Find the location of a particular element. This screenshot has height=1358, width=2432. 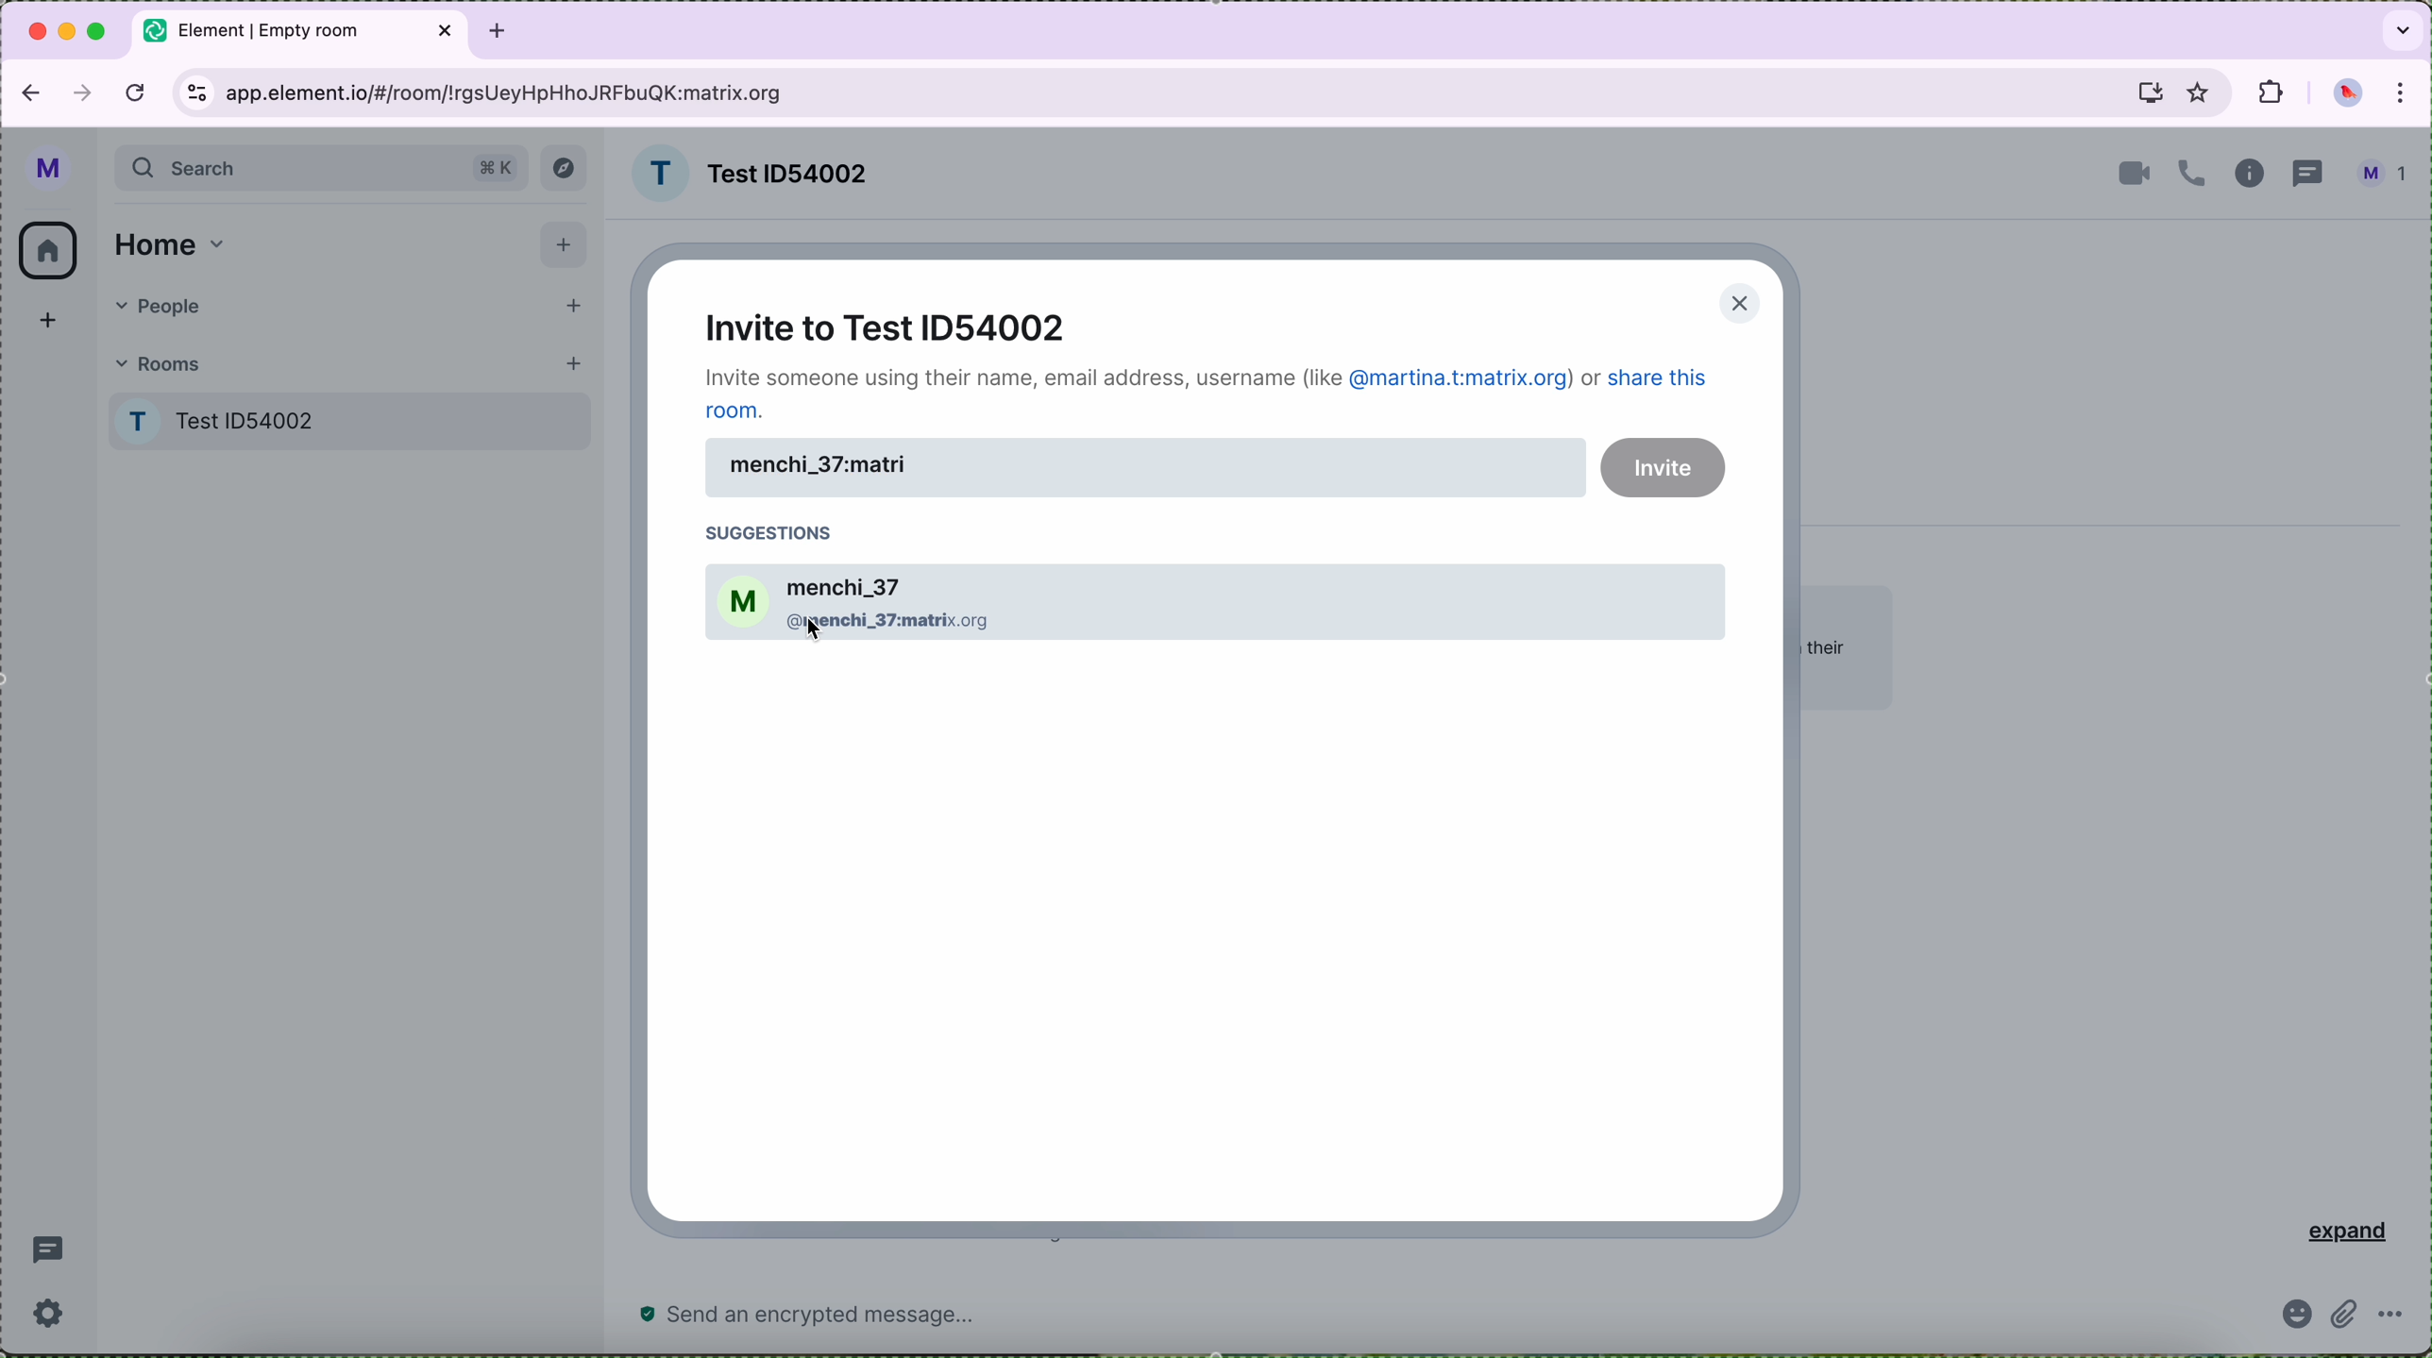

settings is located at coordinates (49, 1312).